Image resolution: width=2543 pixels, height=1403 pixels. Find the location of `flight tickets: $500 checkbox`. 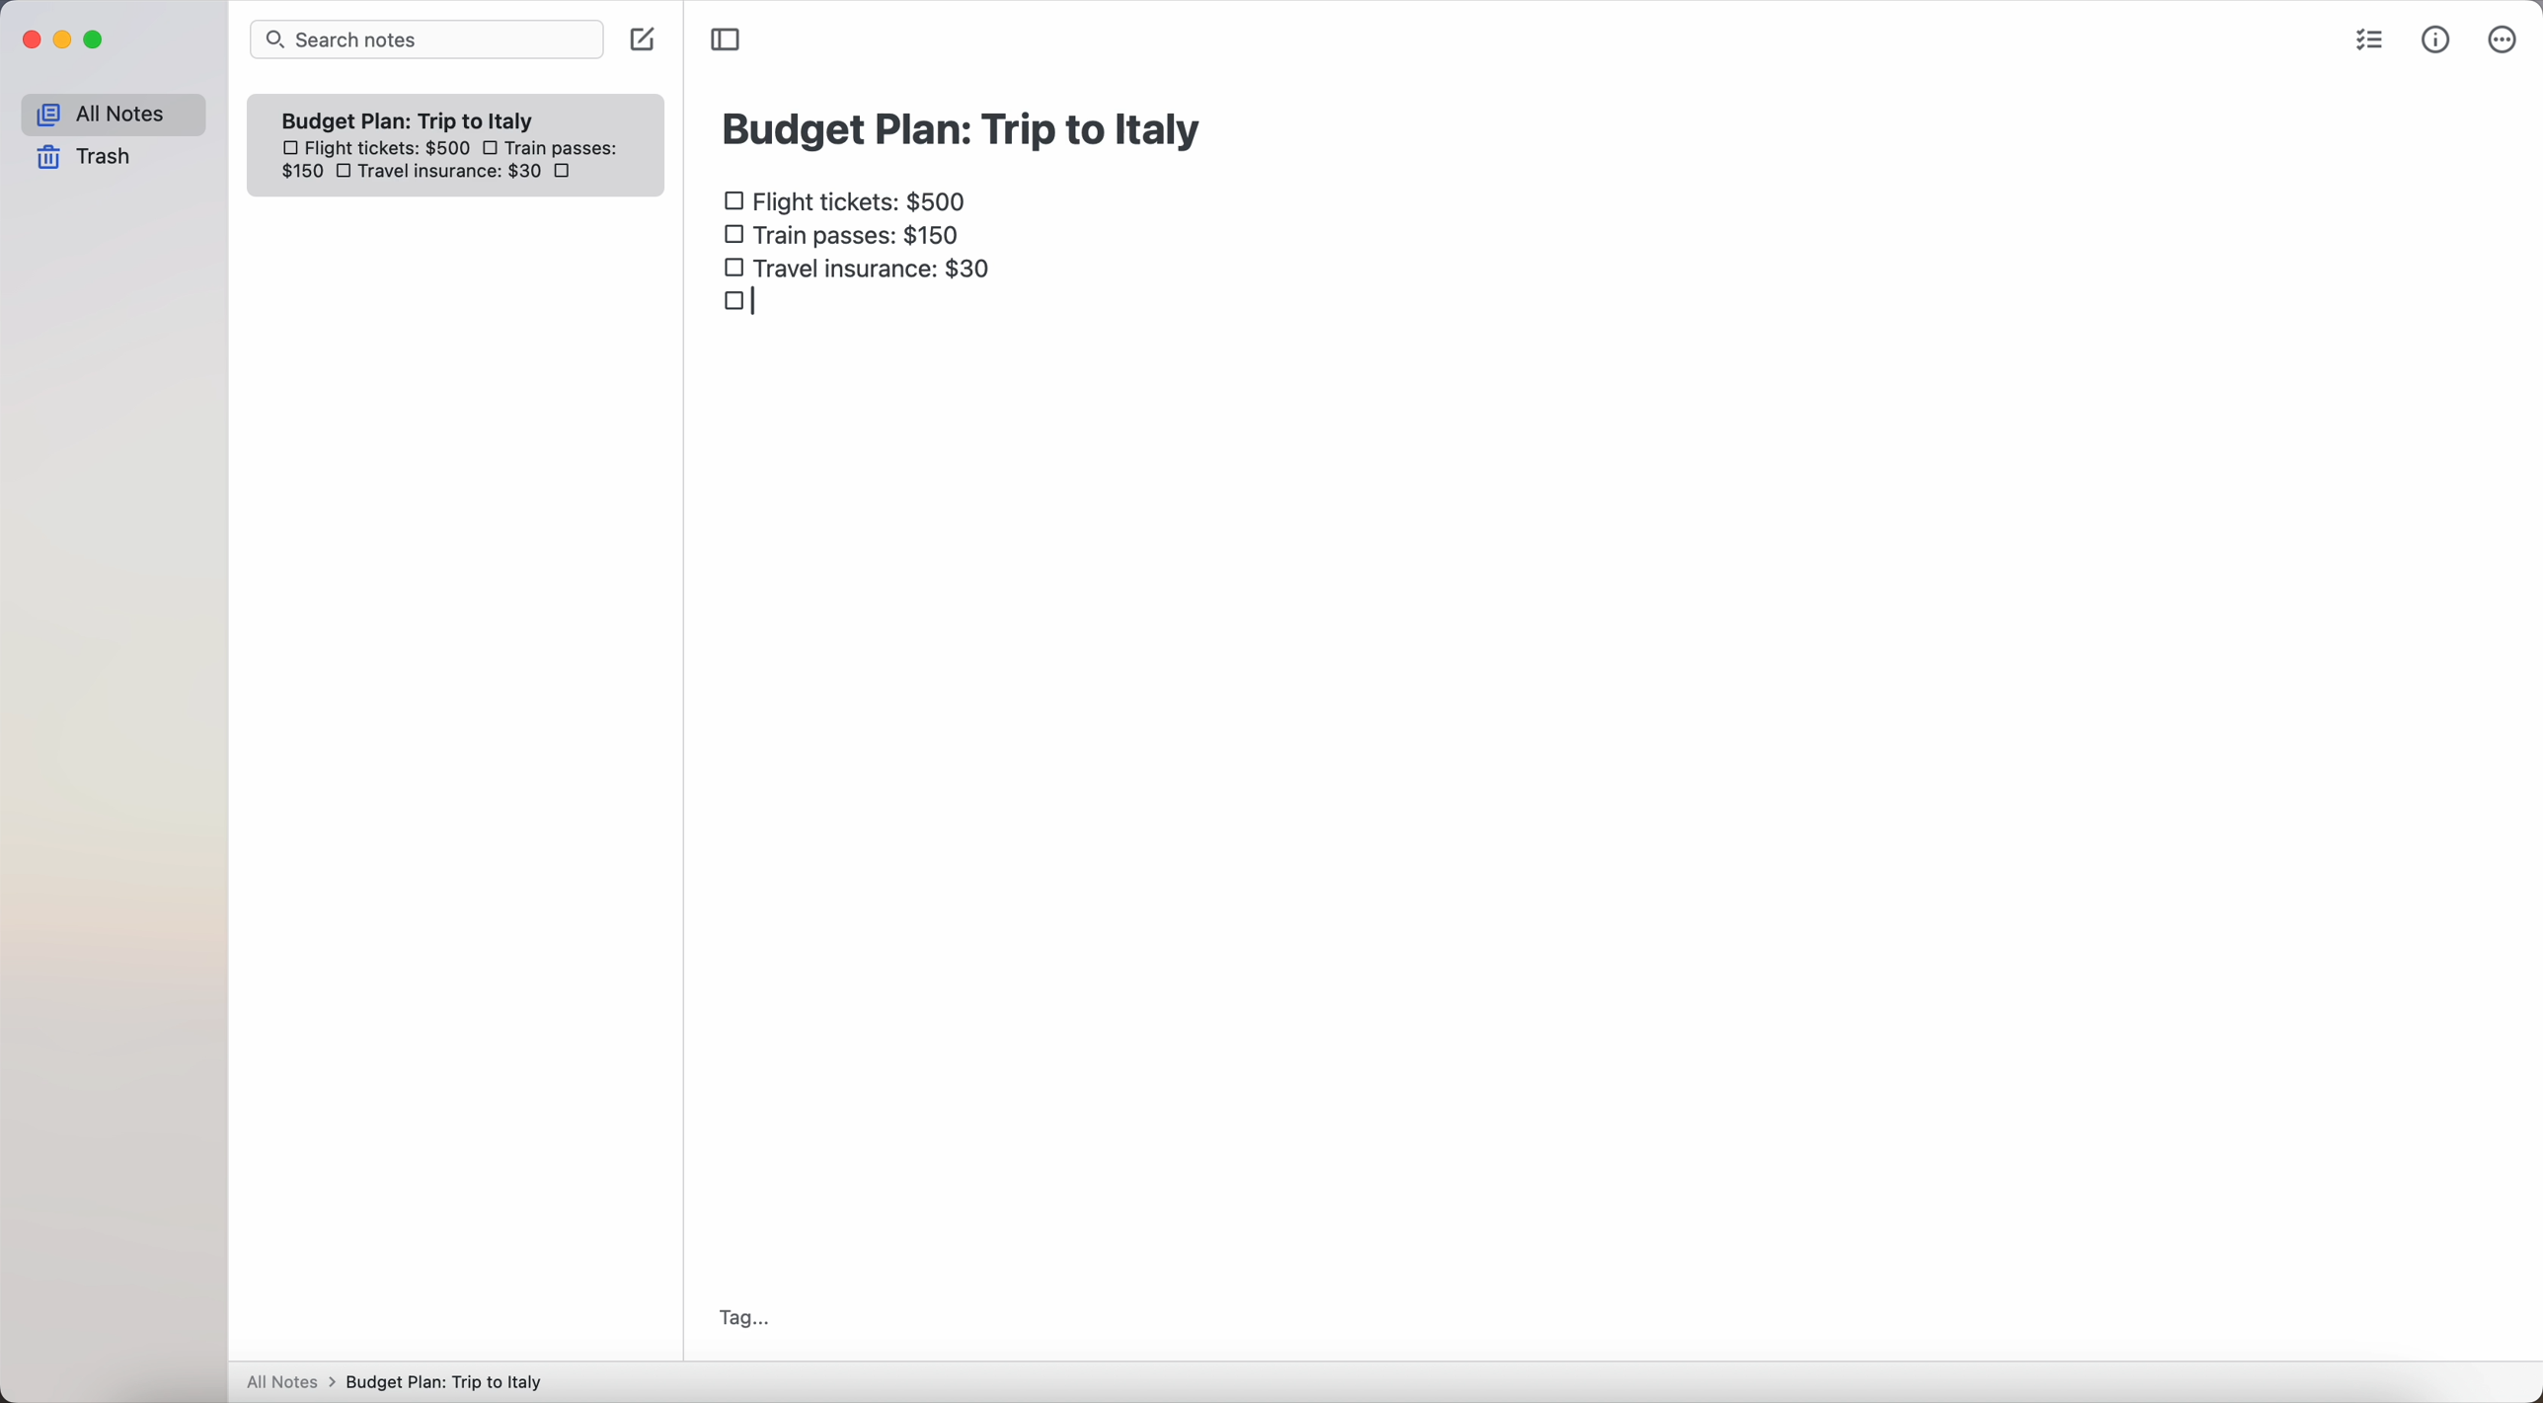

flight tickets: $500 checkbox is located at coordinates (852, 203).